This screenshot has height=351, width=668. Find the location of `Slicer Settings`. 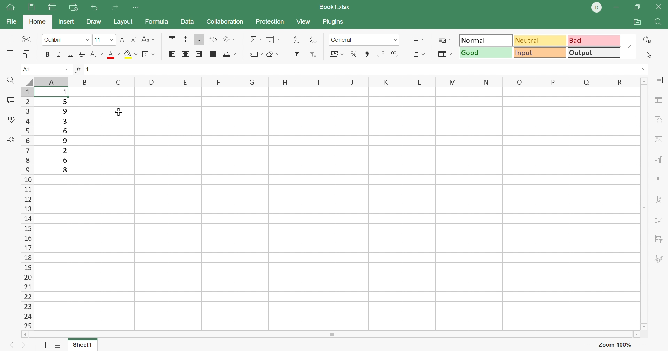

Slicer Settings is located at coordinates (659, 240).